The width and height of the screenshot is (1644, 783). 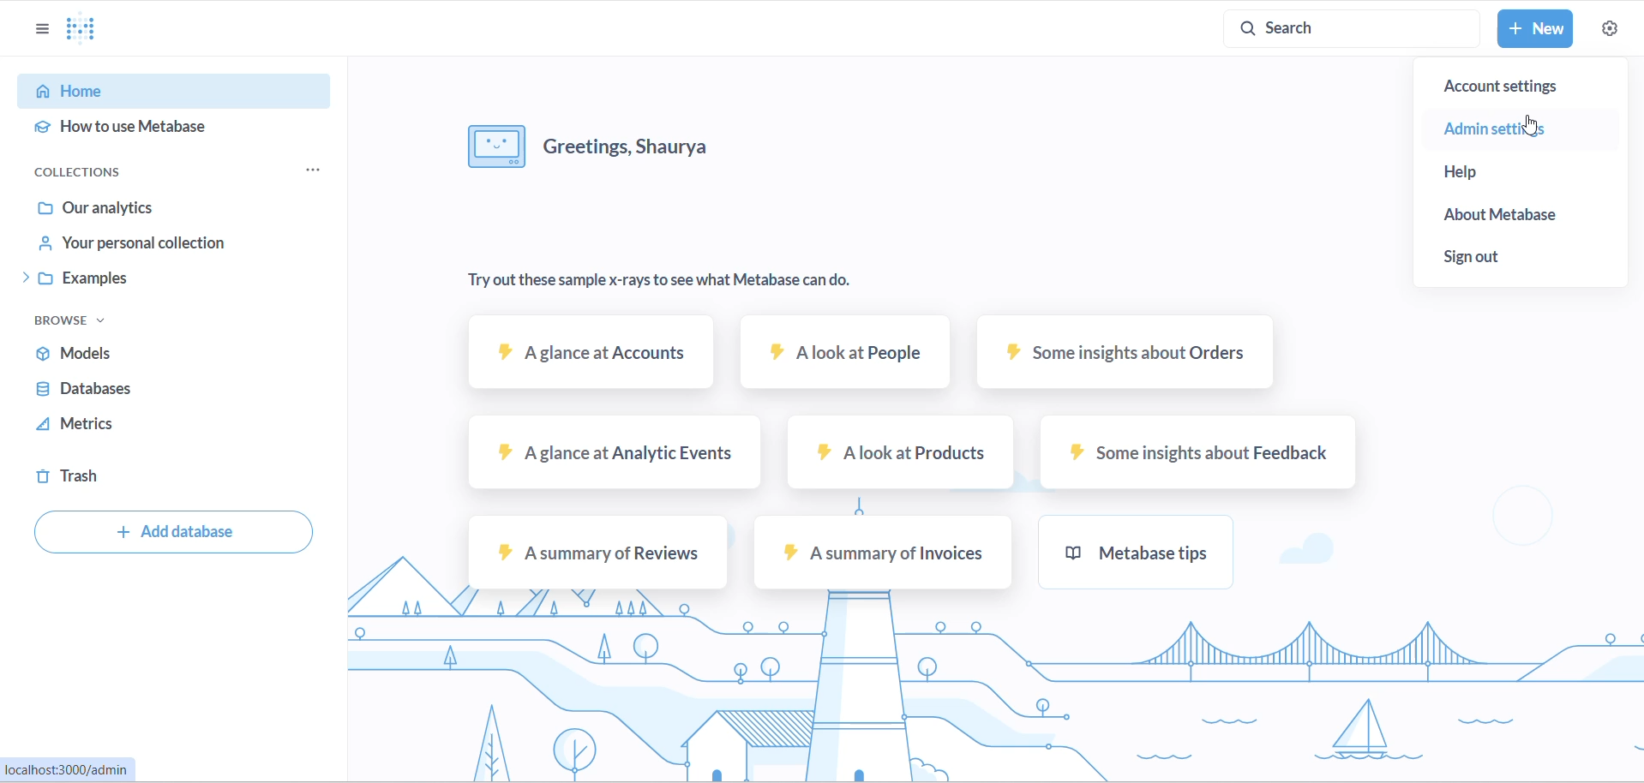 I want to click on new, so click(x=1539, y=28).